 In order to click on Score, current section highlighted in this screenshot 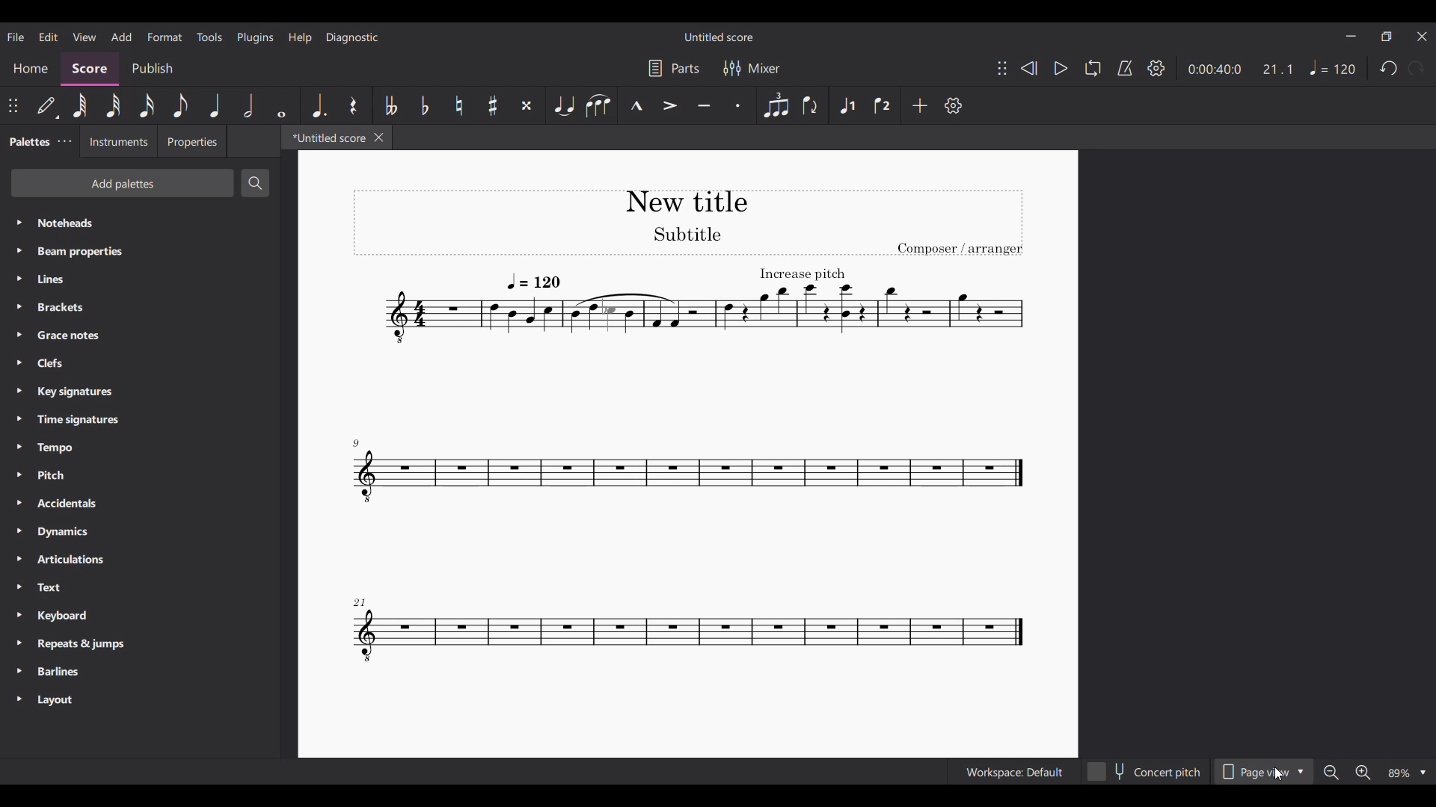, I will do `click(90, 69)`.